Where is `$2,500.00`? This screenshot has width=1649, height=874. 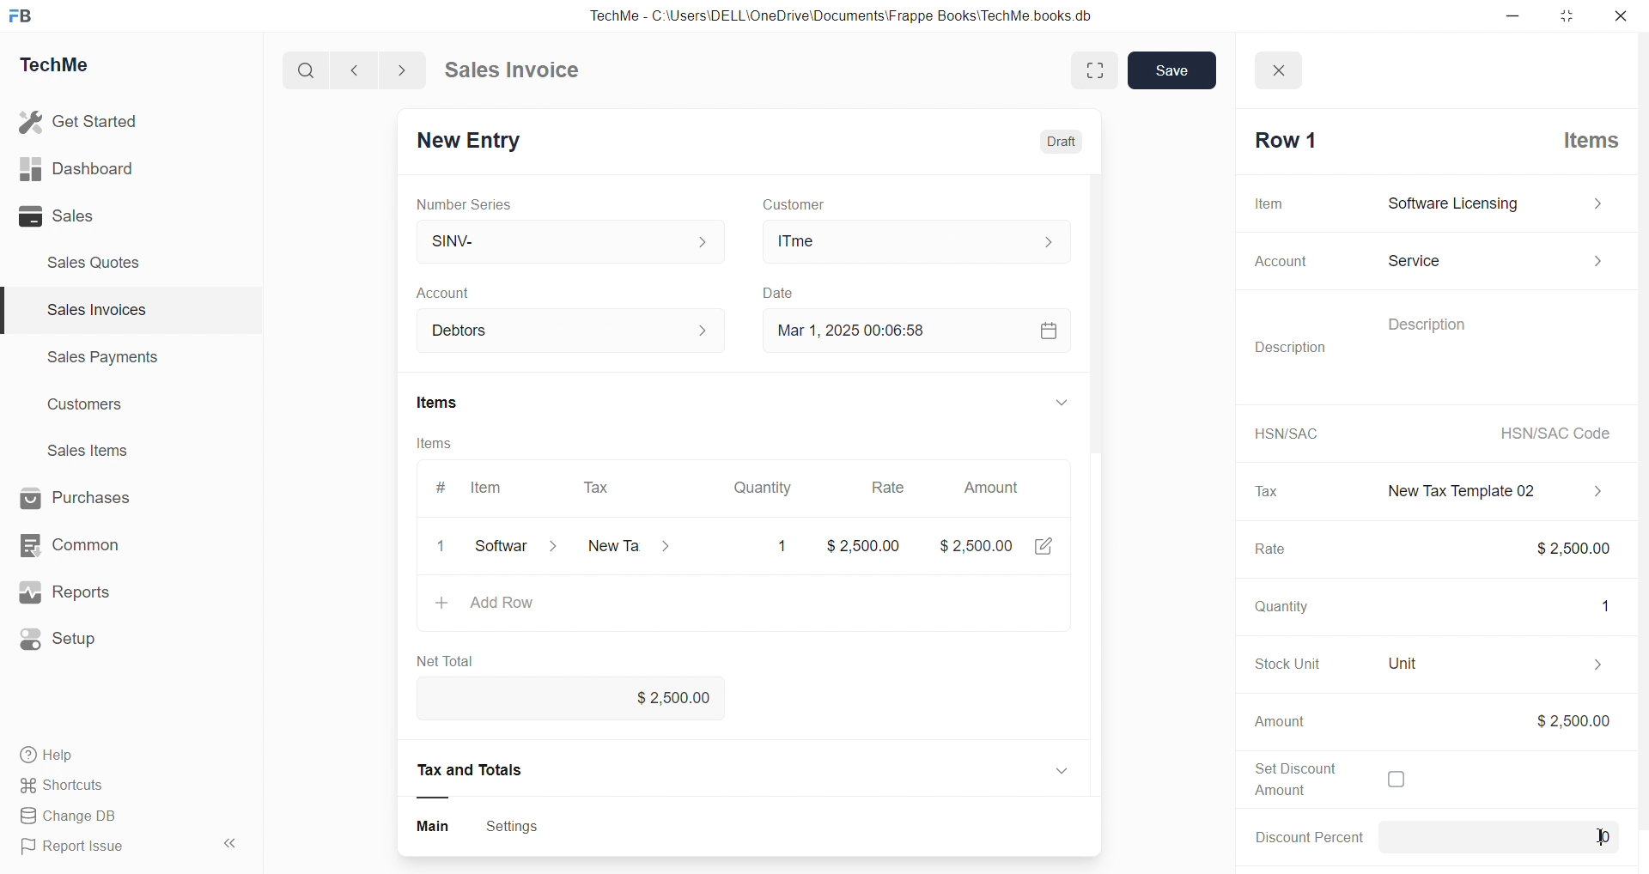 $2,500.00 is located at coordinates (664, 699).